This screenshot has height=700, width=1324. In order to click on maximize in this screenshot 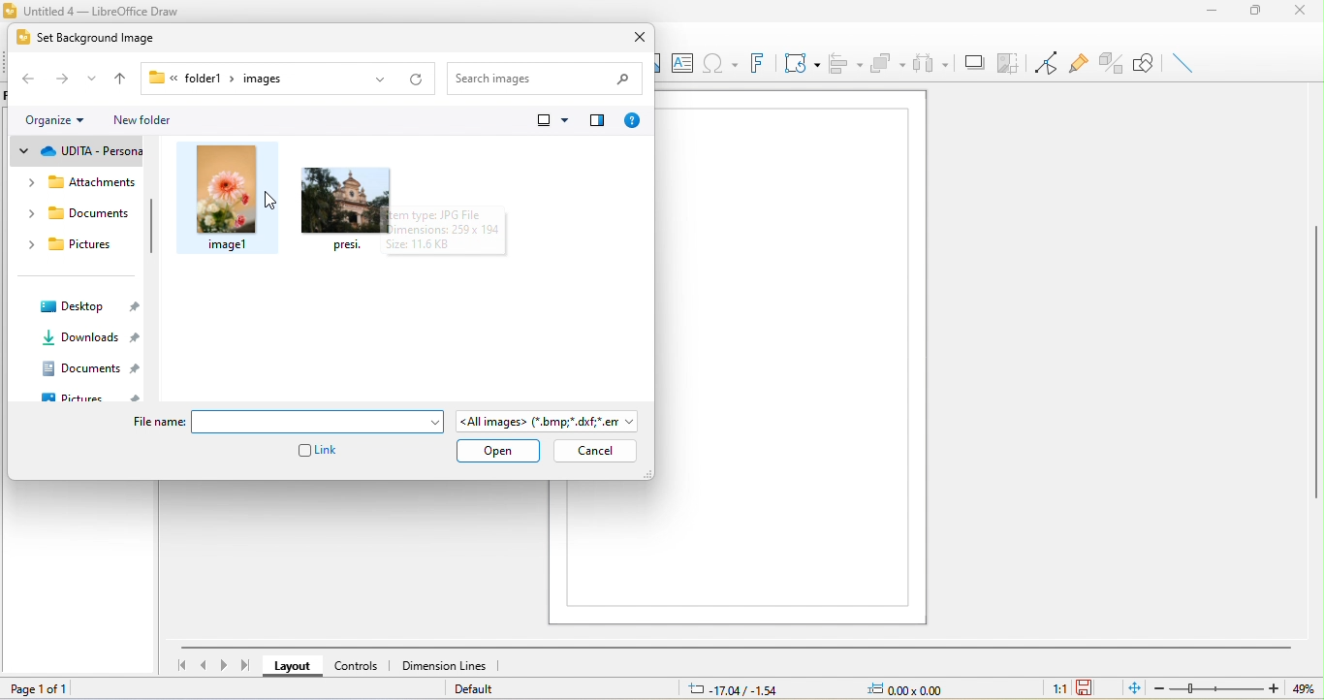, I will do `click(1259, 13)`.